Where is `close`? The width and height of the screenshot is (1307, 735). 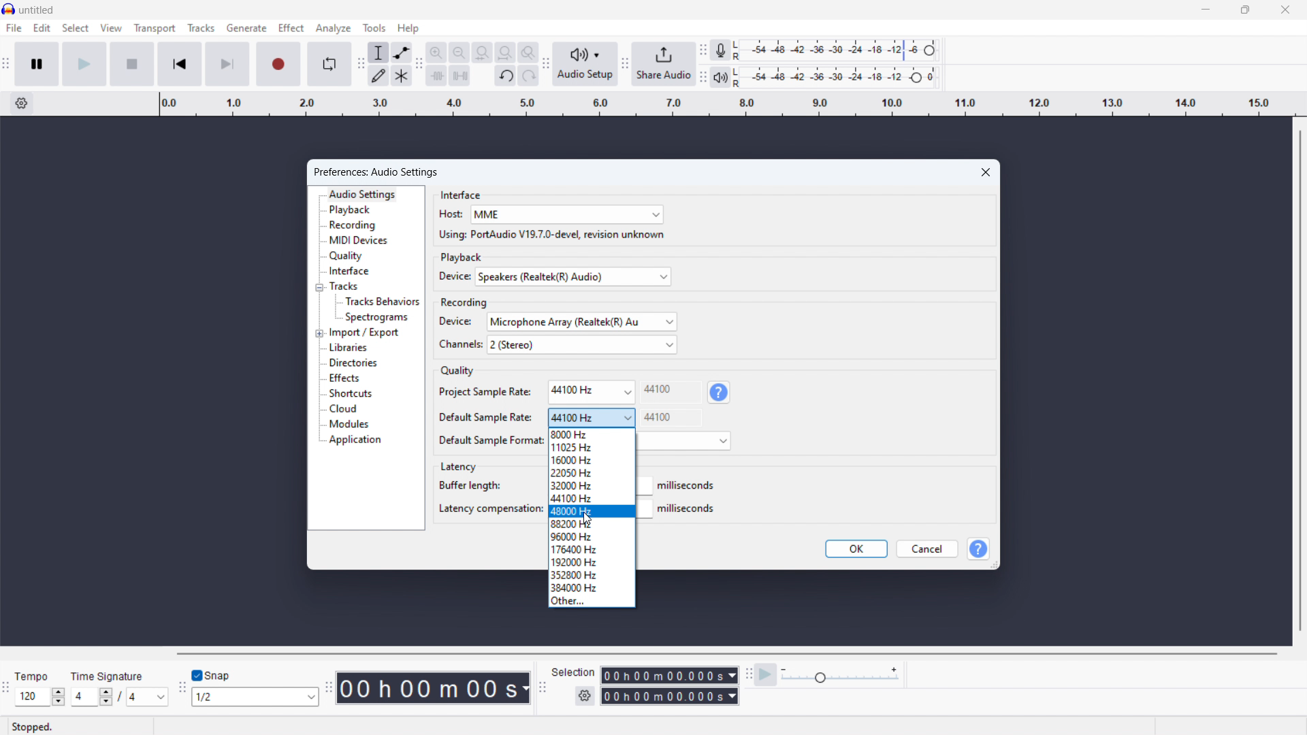 close is located at coordinates (1286, 9).